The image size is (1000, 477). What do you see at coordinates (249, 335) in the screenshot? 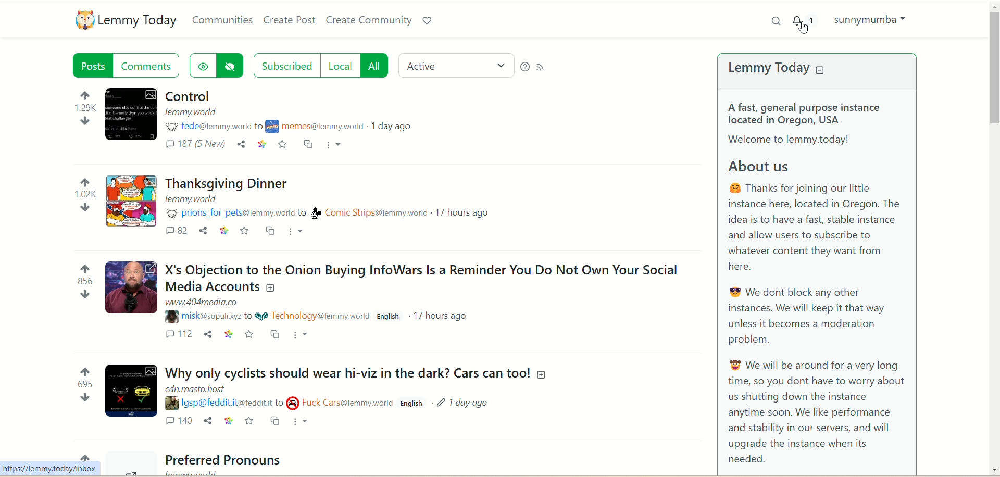
I see `add as favorite` at bounding box center [249, 335].